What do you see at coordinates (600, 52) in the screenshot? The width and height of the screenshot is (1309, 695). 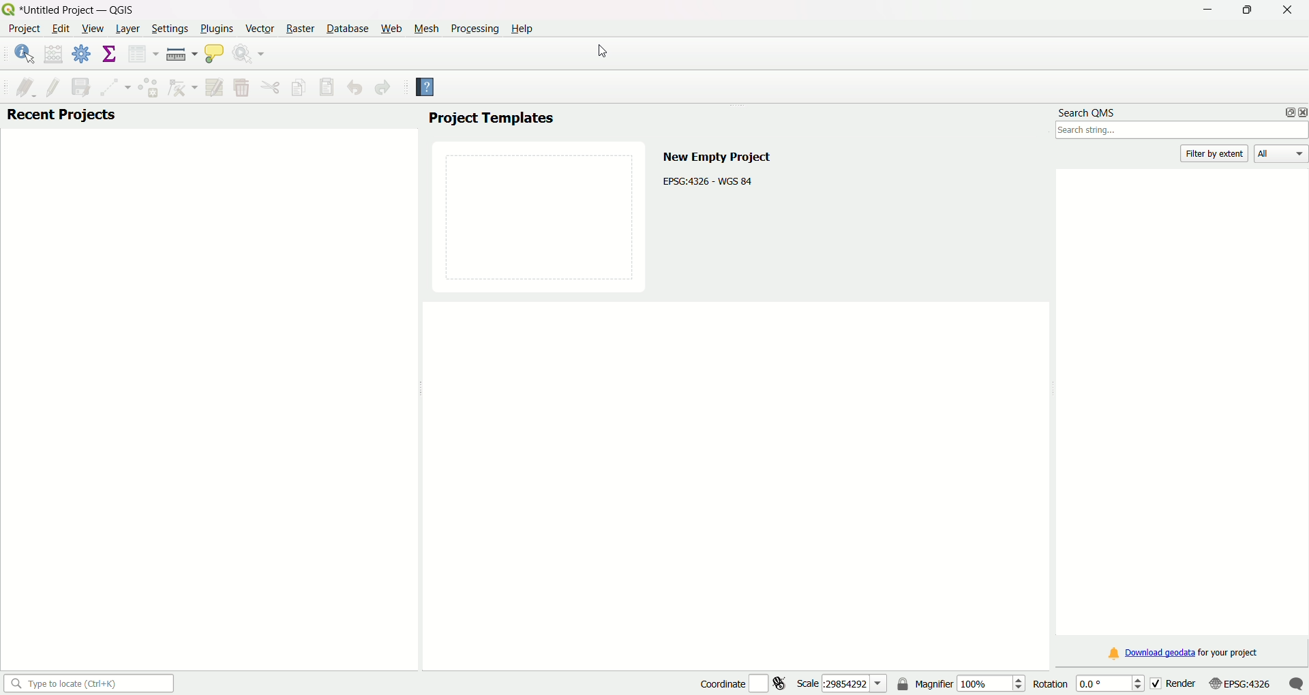 I see `cursor` at bounding box center [600, 52].